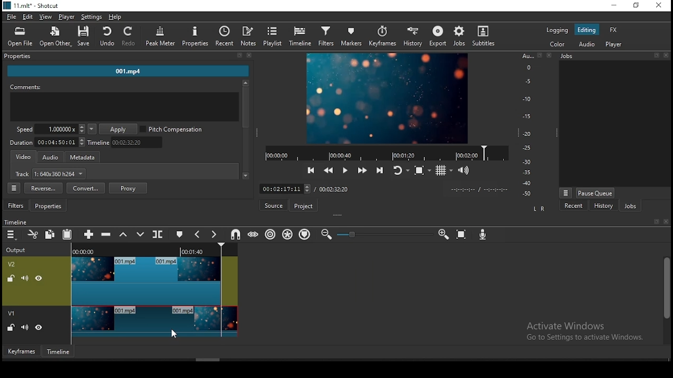  I want to click on video, so click(24, 157).